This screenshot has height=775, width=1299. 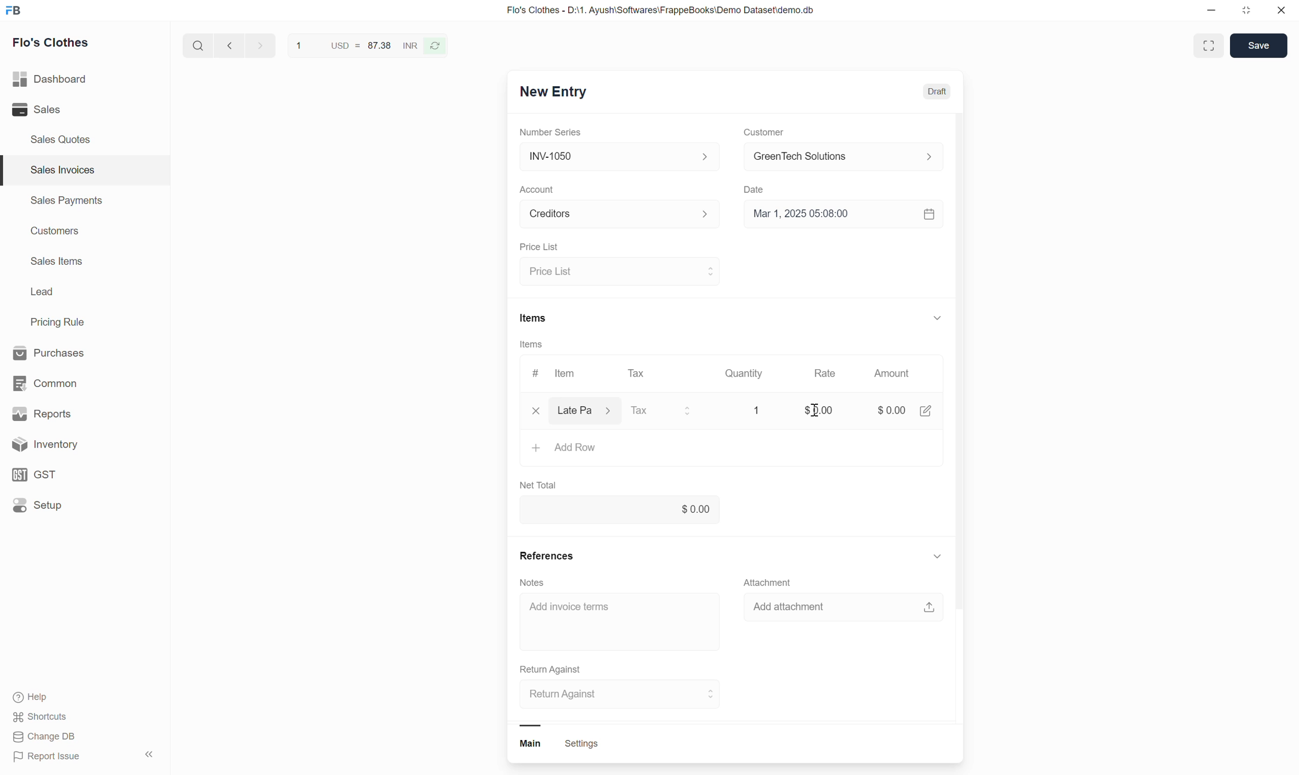 I want to click on Flo's Clothes, so click(x=56, y=44).